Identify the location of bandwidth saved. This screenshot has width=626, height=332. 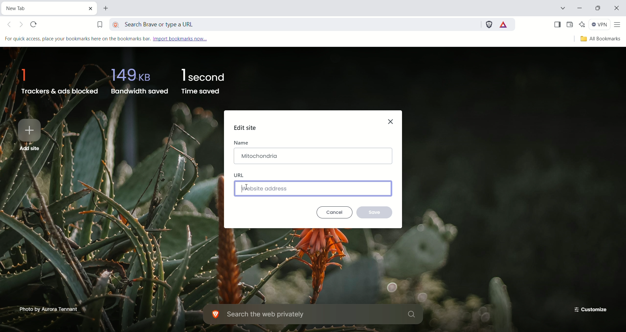
(138, 80).